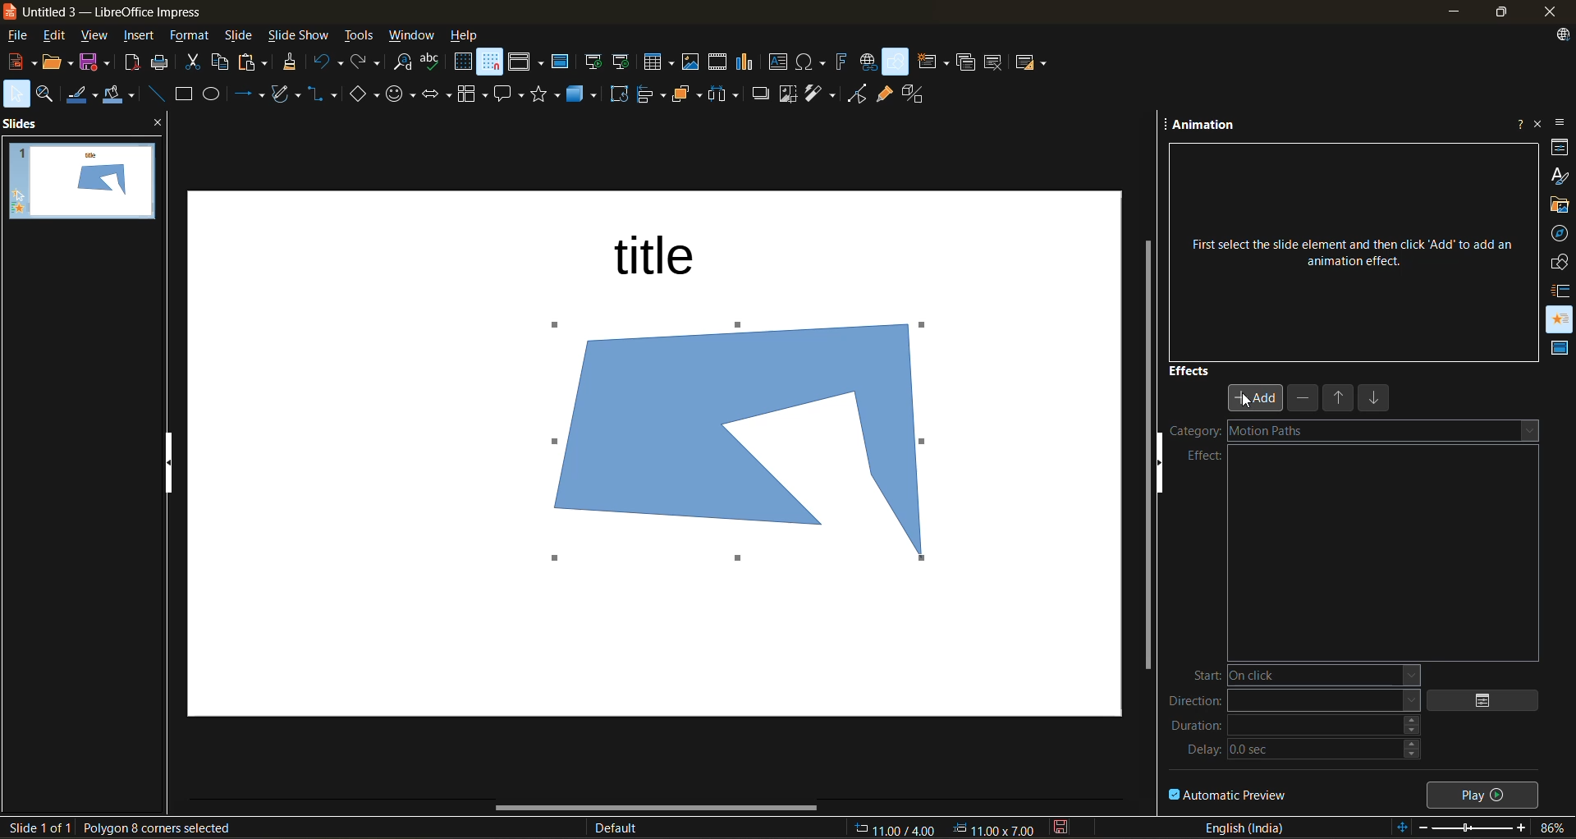 This screenshot has height=839, width=1576. I want to click on table, so click(658, 63).